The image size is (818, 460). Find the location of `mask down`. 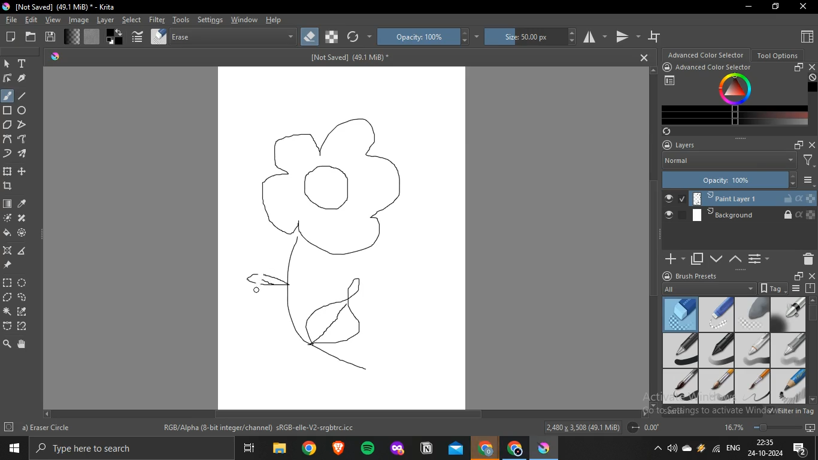

mask down is located at coordinates (716, 258).